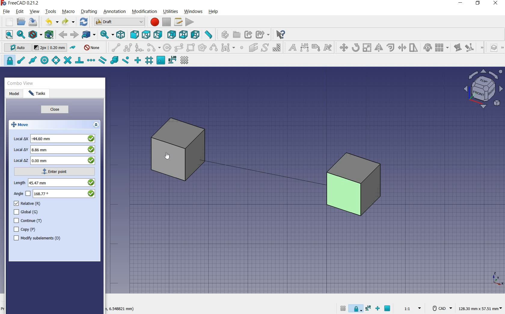 The width and height of the screenshot is (505, 314). I want to click on right, so click(158, 34).